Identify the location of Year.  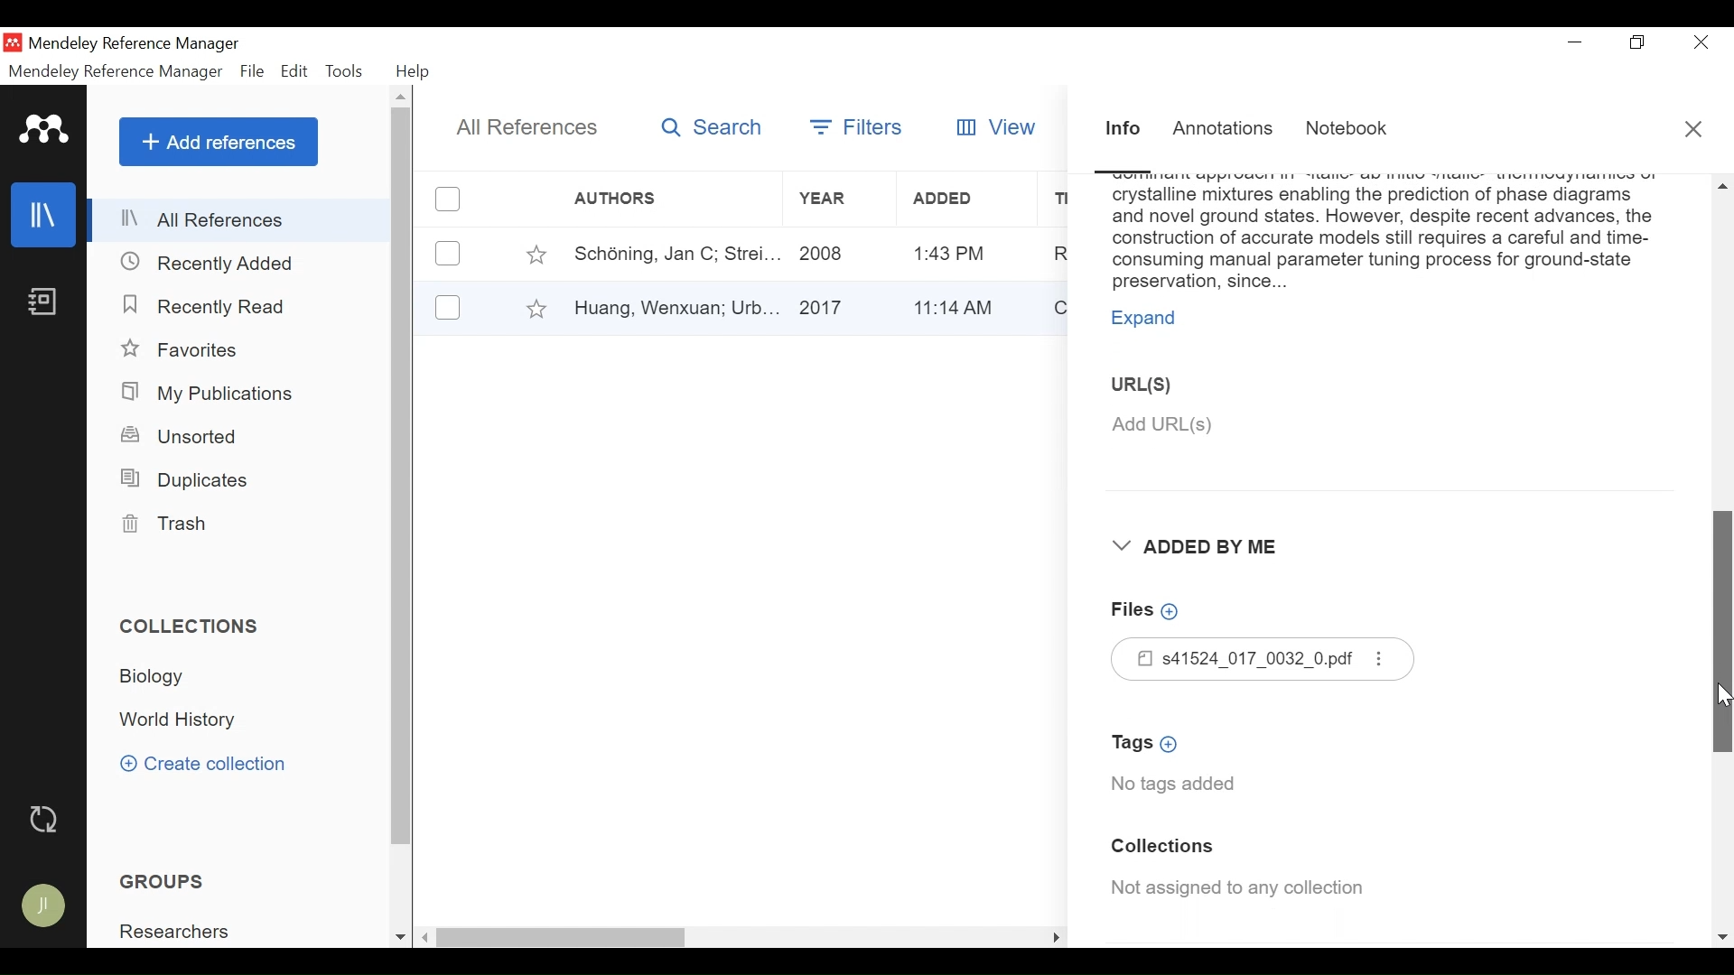
(836, 306).